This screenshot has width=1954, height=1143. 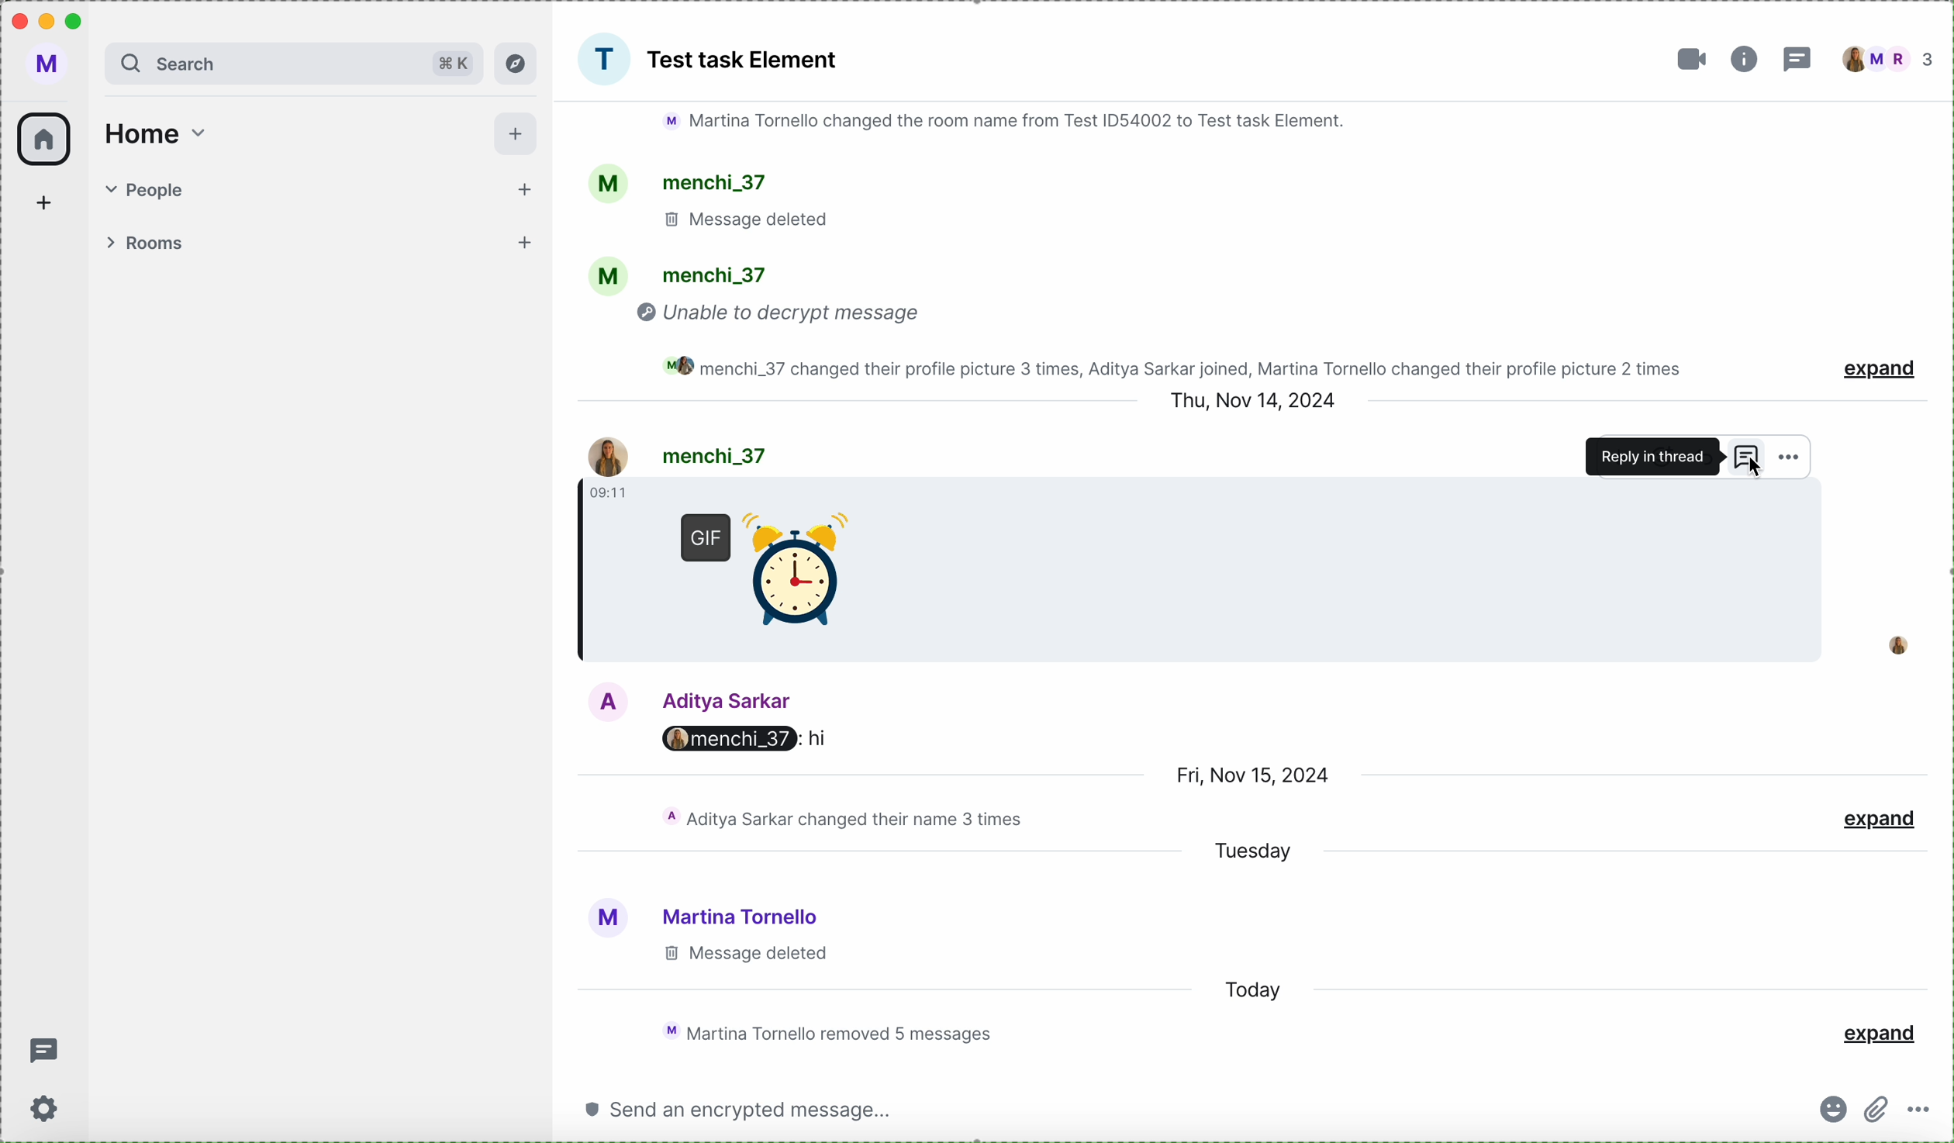 What do you see at coordinates (1748, 60) in the screenshot?
I see `information` at bounding box center [1748, 60].